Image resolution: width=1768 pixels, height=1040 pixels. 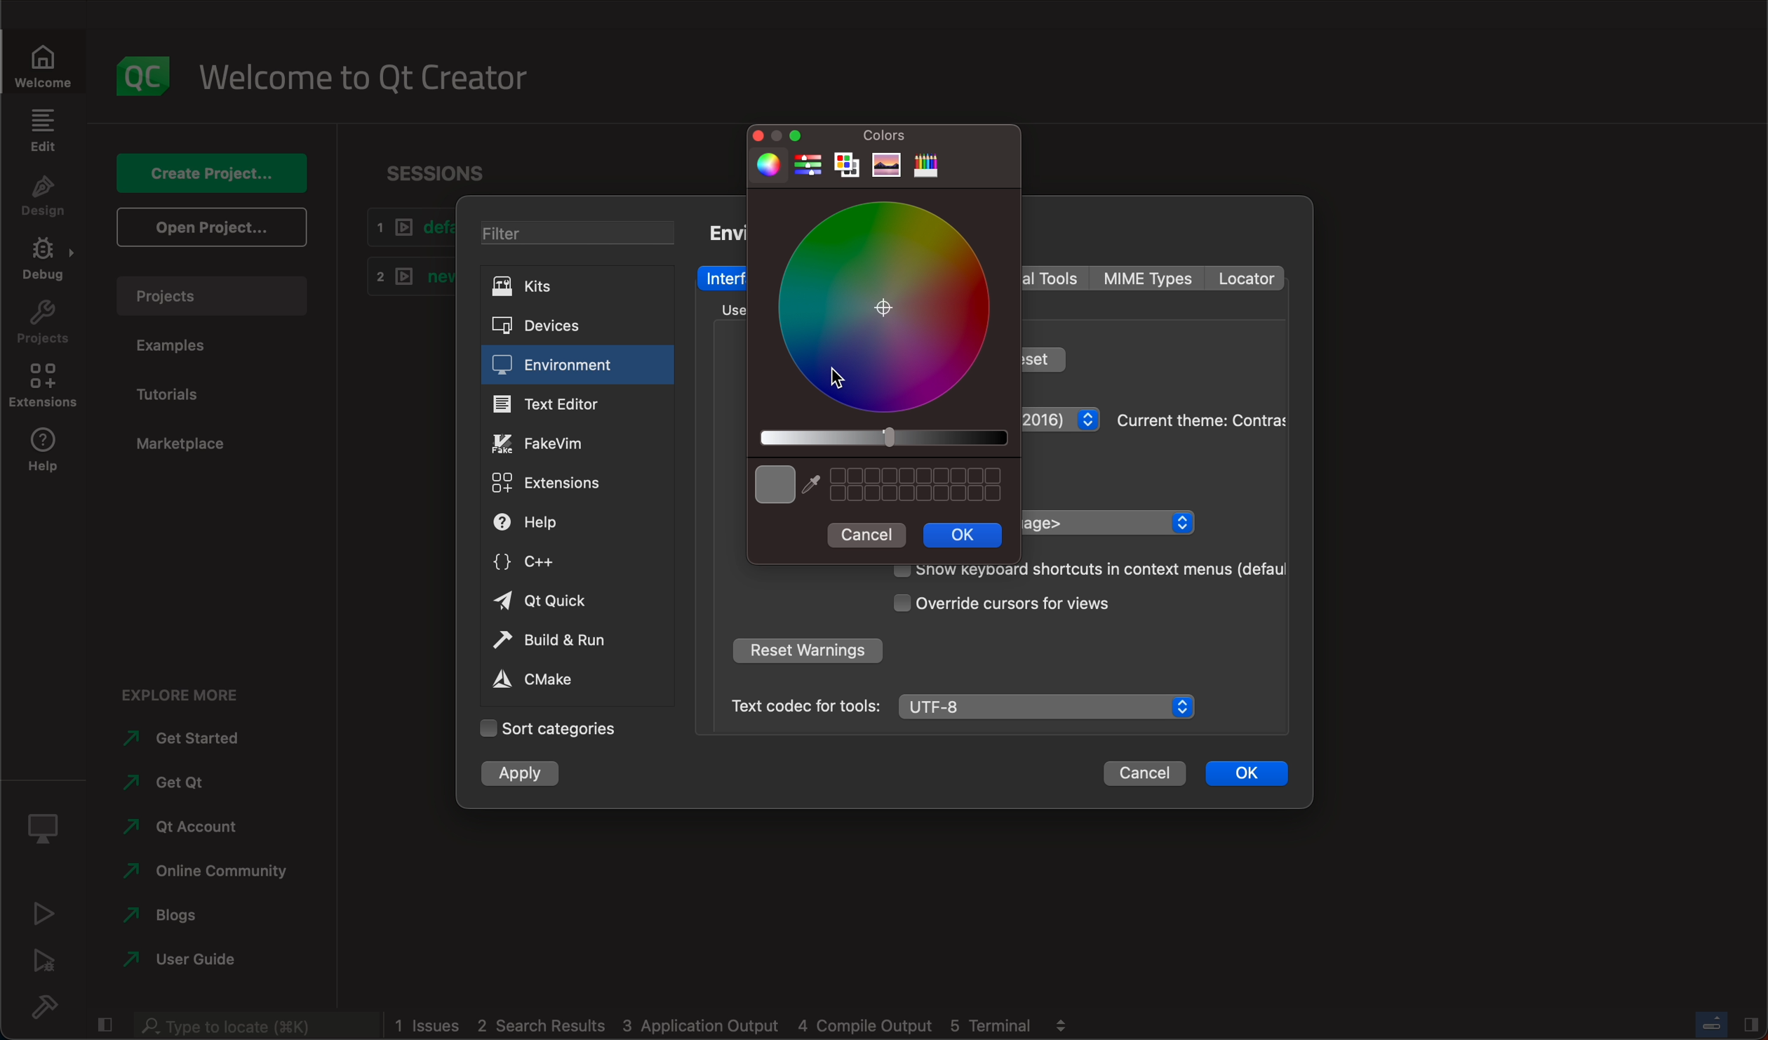 I want to click on reset, so click(x=1045, y=358).